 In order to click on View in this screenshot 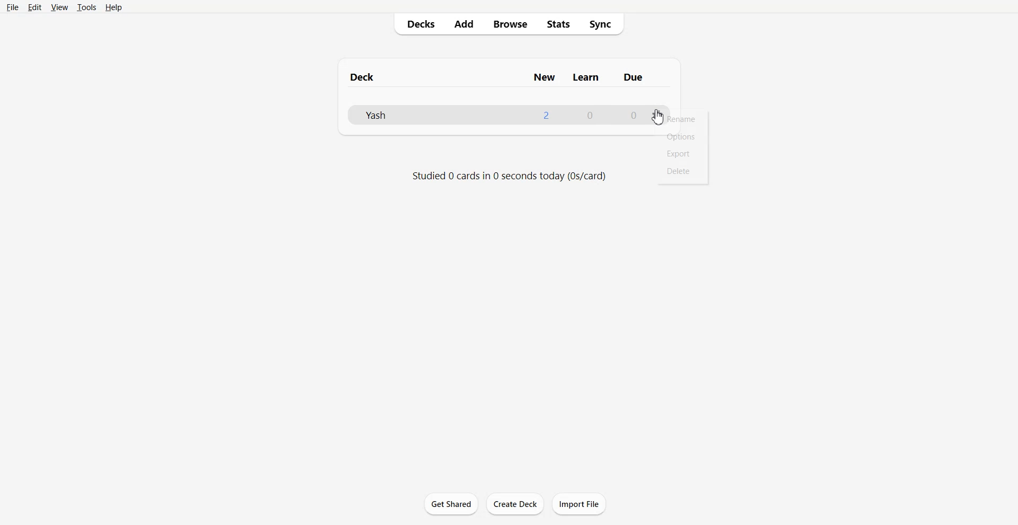, I will do `click(59, 8)`.